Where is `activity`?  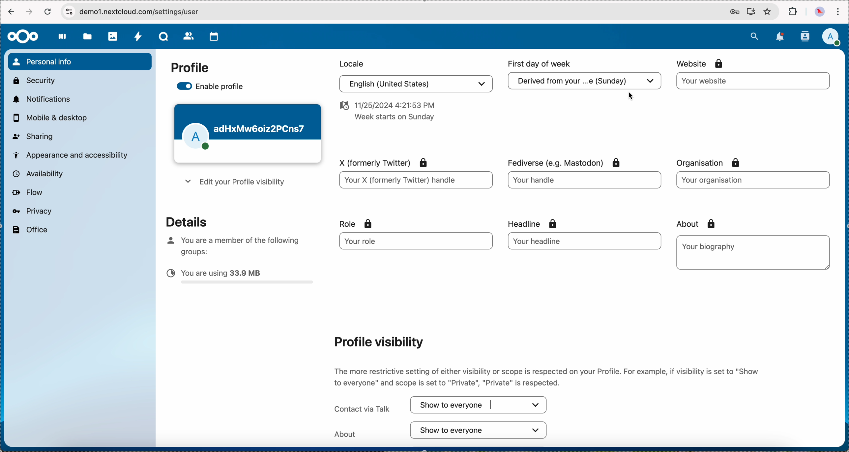 activity is located at coordinates (138, 37).